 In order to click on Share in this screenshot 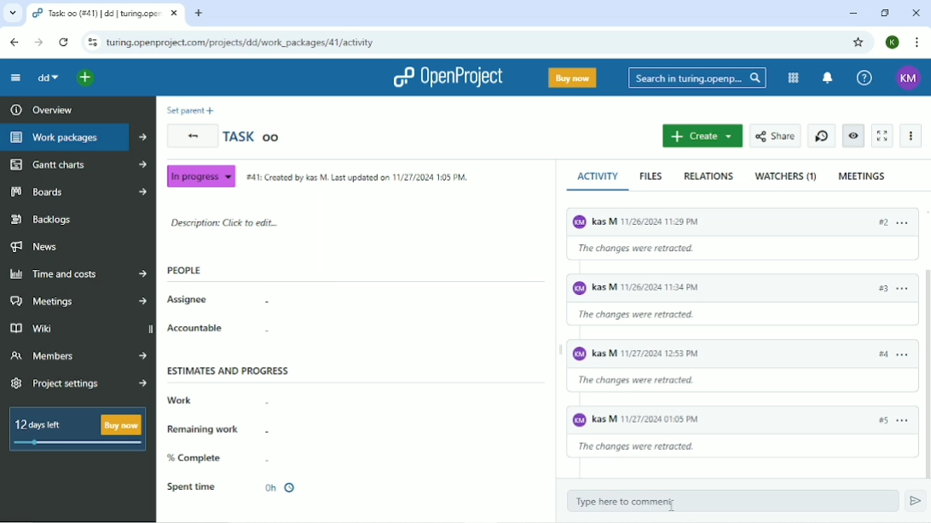, I will do `click(776, 135)`.